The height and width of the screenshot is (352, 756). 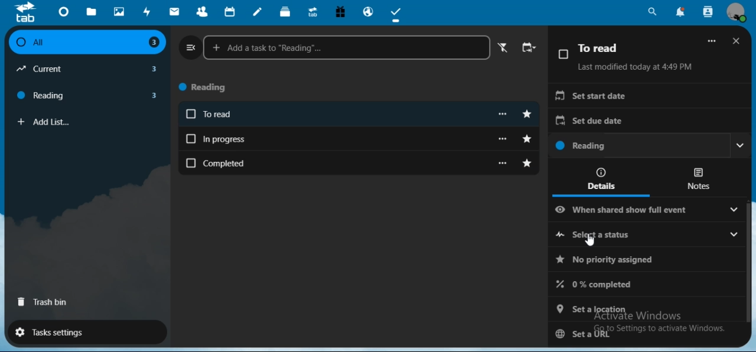 What do you see at coordinates (208, 88) in the screenshot?
I see `reading` at bounding box center [208, 88].